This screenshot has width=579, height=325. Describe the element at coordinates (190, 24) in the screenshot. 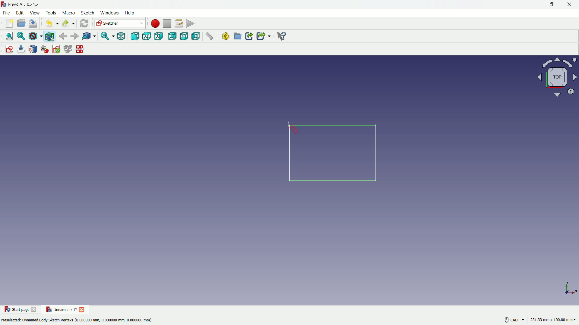

I see `execute macros` at that location.